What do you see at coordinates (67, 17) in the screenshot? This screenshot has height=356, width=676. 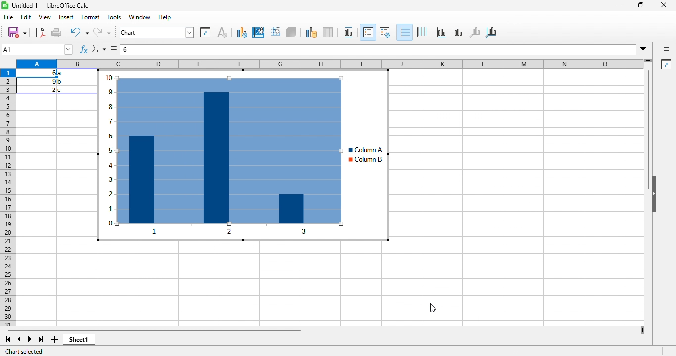 I see `insert` at bounding box center [67, 17].